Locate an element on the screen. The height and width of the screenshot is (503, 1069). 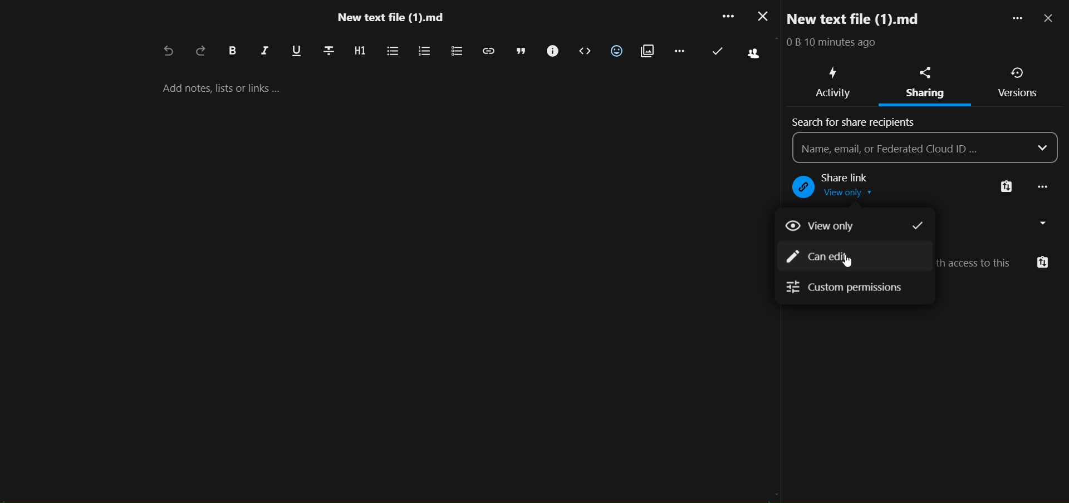
remaining action is located at coordinates (679, 50).